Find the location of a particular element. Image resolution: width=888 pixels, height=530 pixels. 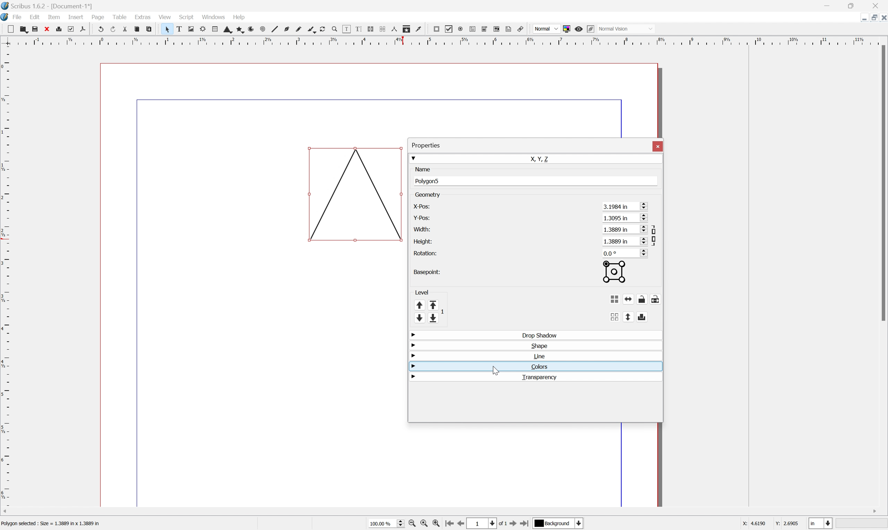

Measurements is located at coordinates (394, 30).